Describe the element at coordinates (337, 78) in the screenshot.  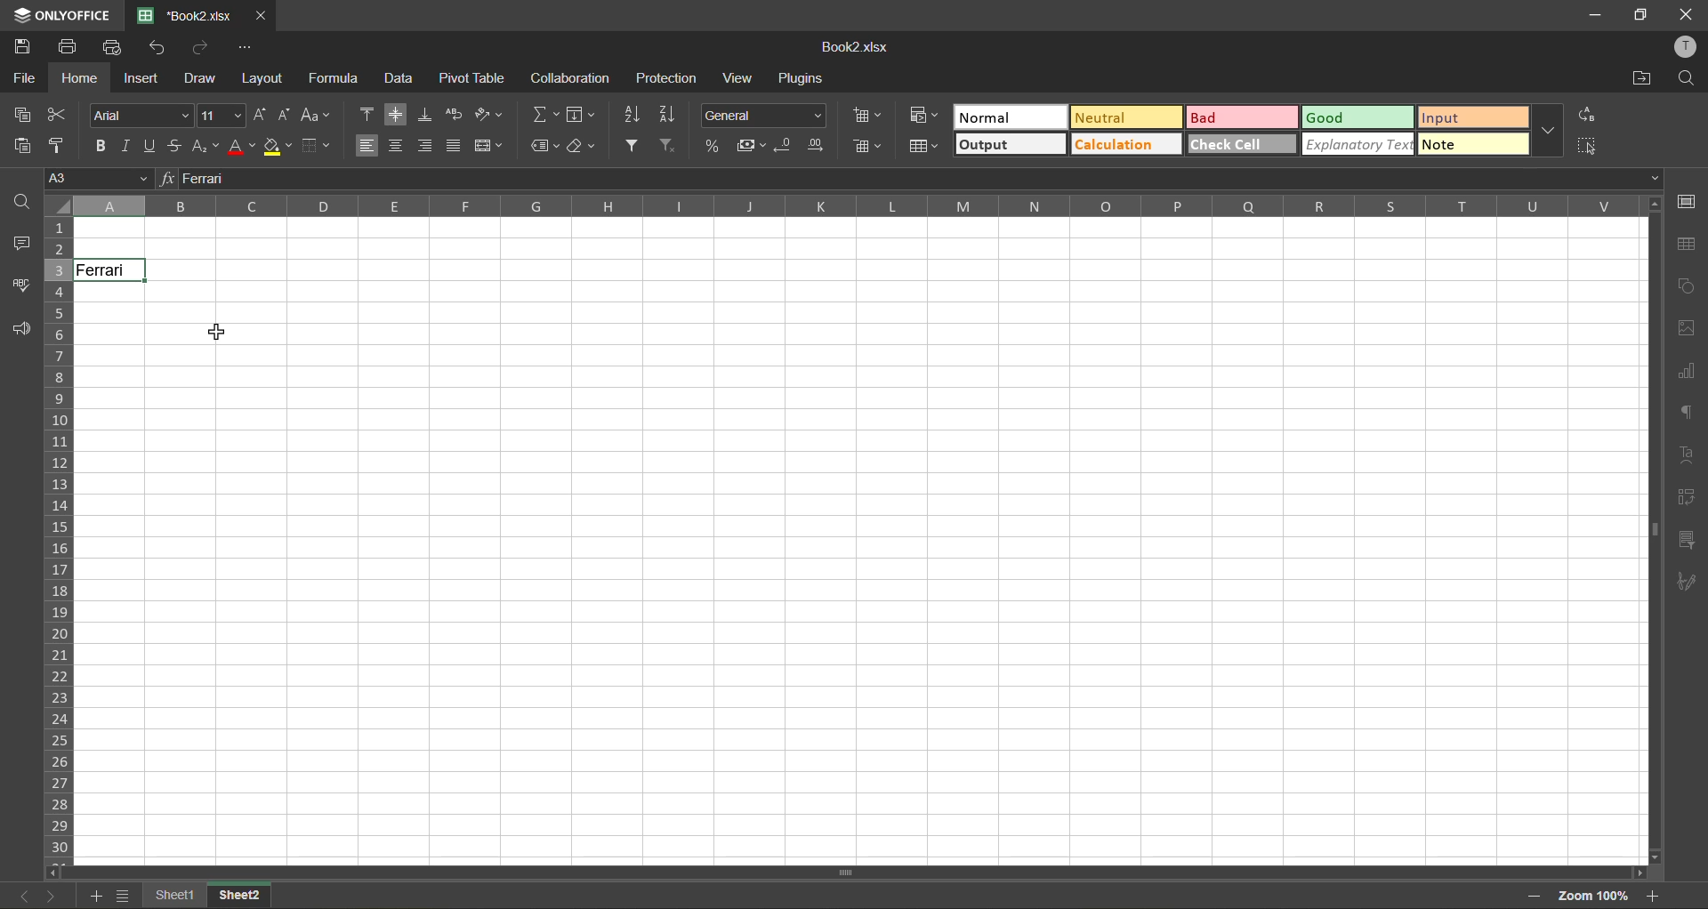
I see `formula` at that location.